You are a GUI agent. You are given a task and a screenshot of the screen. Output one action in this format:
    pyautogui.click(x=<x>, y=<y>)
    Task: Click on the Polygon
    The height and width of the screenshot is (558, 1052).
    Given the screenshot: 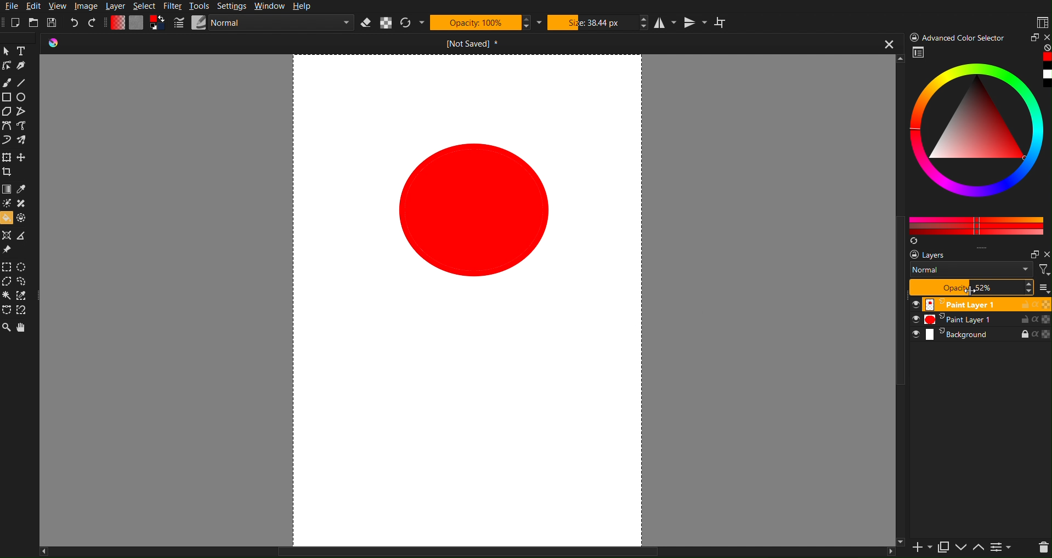 What is the action you would take?
    pyautogui.click(x=7, y=111)
    